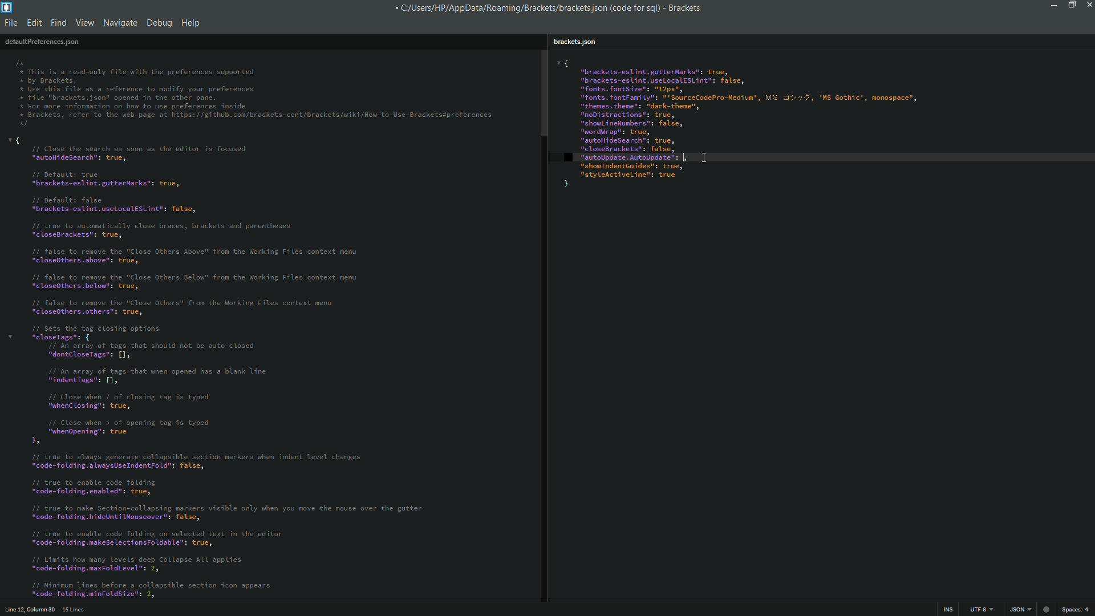 Image resolution: width=1095 pixels, height=616 pixels. I want to click on close, so click(1088, 7).